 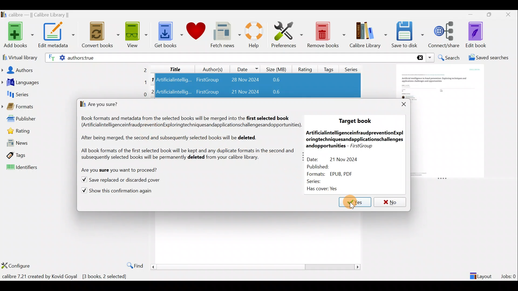 What do you see at coordinates (475, 35) in the screenshot?
I see `Edit book` at bounding box center [475, 35].